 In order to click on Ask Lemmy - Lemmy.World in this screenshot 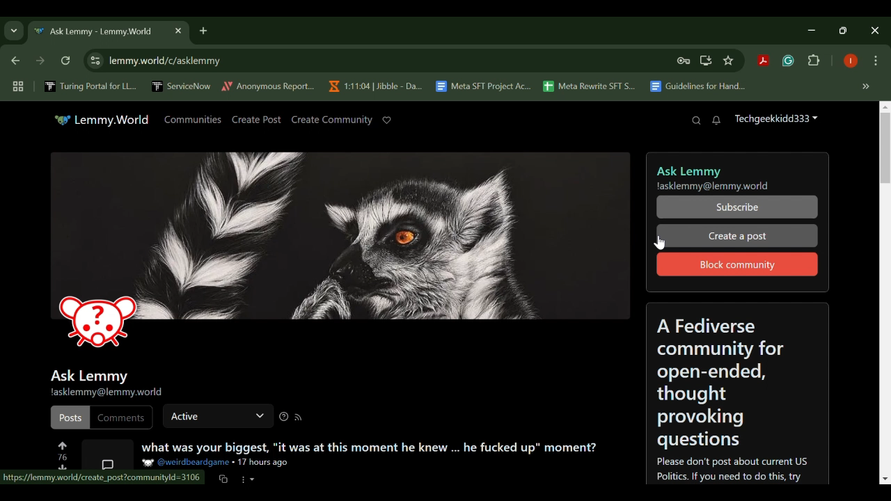, I will do `click(96, 32)`.